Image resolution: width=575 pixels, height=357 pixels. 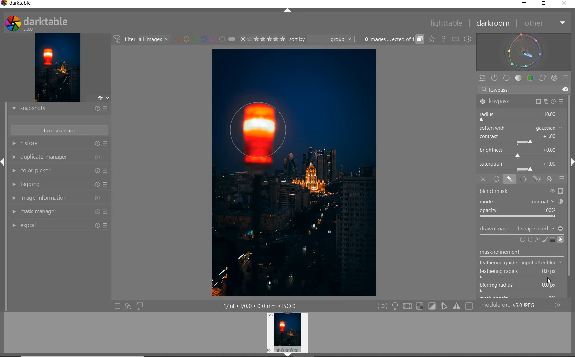 What do you see at coordinates (260, 305) in the screenshot?
I see `DISPLAYED GUI INFO` at bounding box center [260, 305].